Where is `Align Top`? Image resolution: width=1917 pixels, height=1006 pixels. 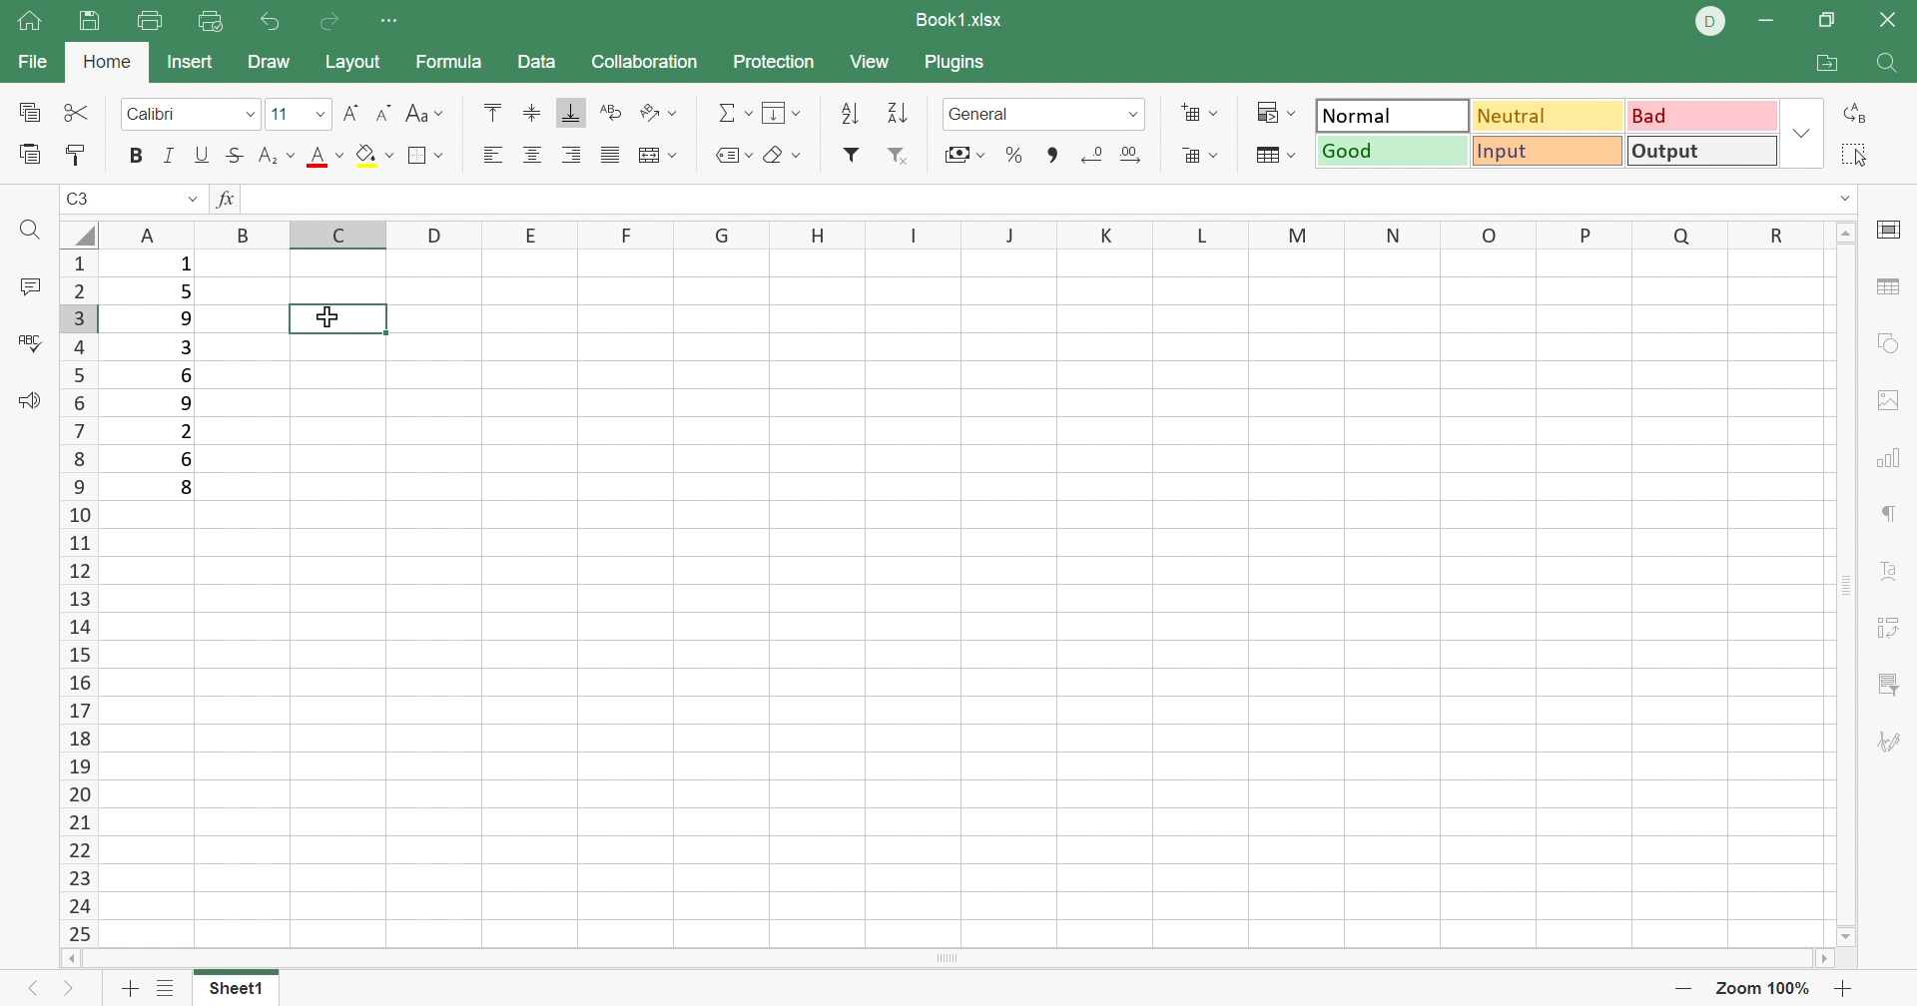
Align Top is located at coordinates (493, 117).